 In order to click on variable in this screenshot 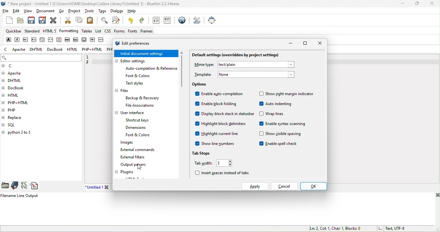, I will do `click(102, 41)`.